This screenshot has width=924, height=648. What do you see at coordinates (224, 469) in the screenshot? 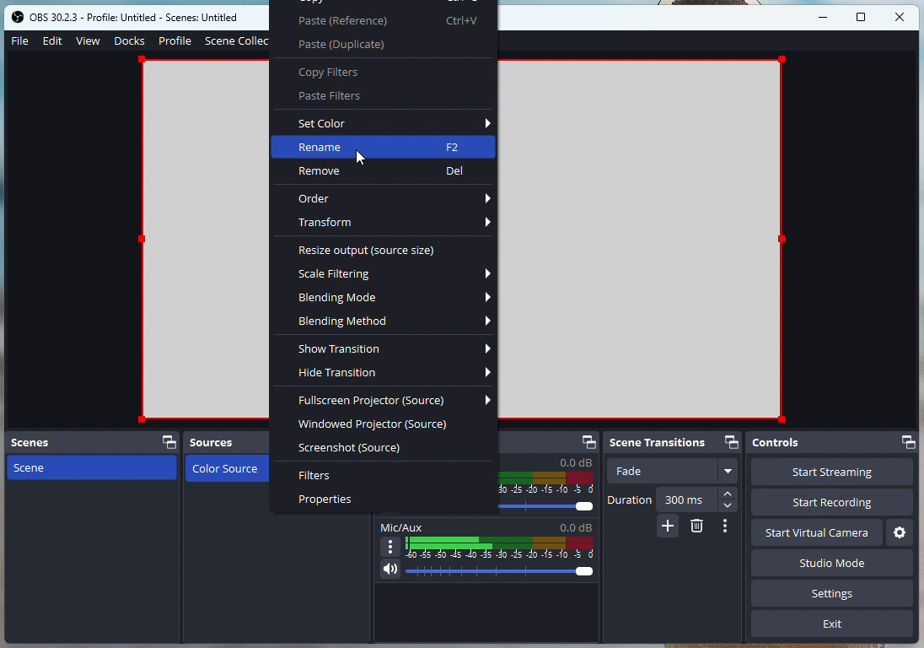
I see `Color Source` at bounding box center [224, 469].